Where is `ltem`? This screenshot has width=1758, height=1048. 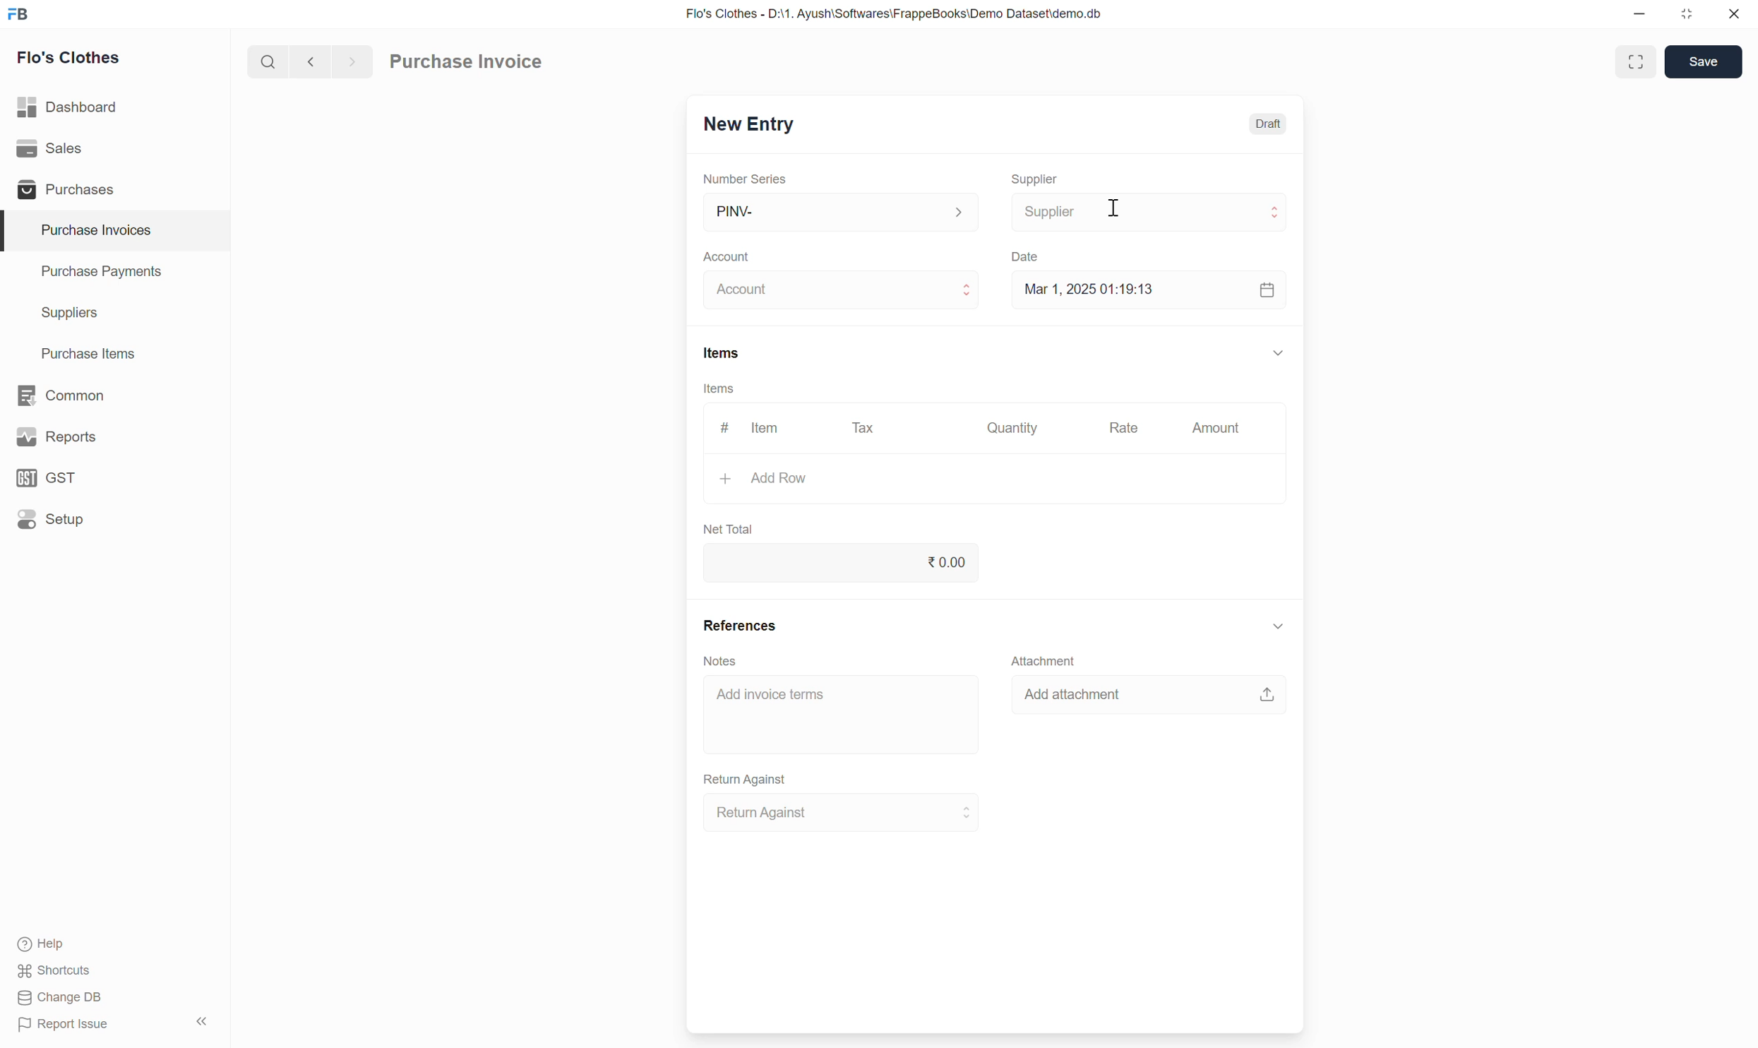 ltem is located at coordinates (768, 430).